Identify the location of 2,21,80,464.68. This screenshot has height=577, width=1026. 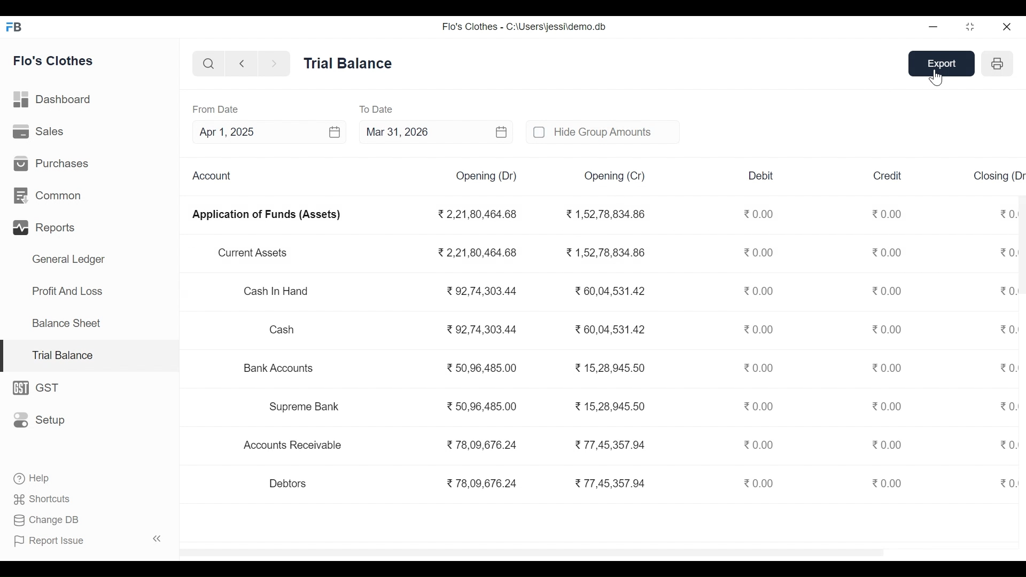
(476, 214).